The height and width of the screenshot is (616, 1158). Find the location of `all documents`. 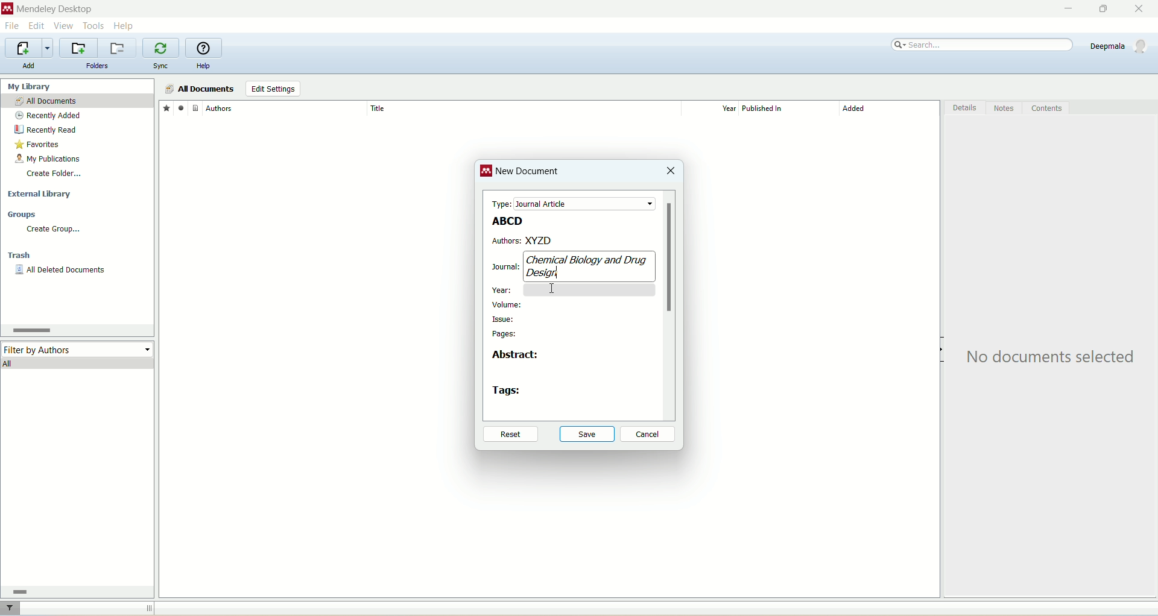

all documents is located at coordinates (77, 101).